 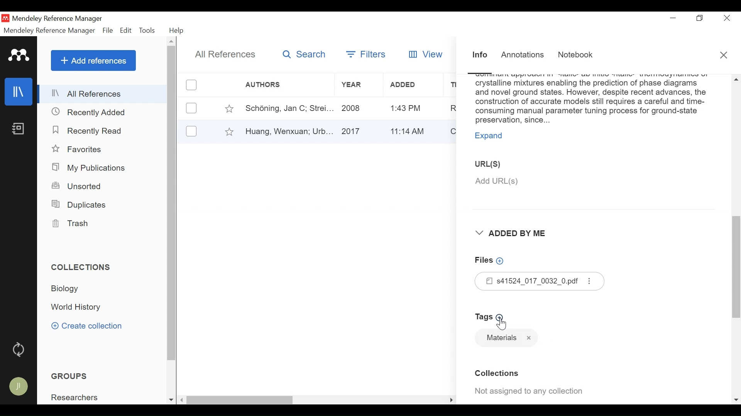 I want to click on Collection Assigned , so click(x=531, y=393).